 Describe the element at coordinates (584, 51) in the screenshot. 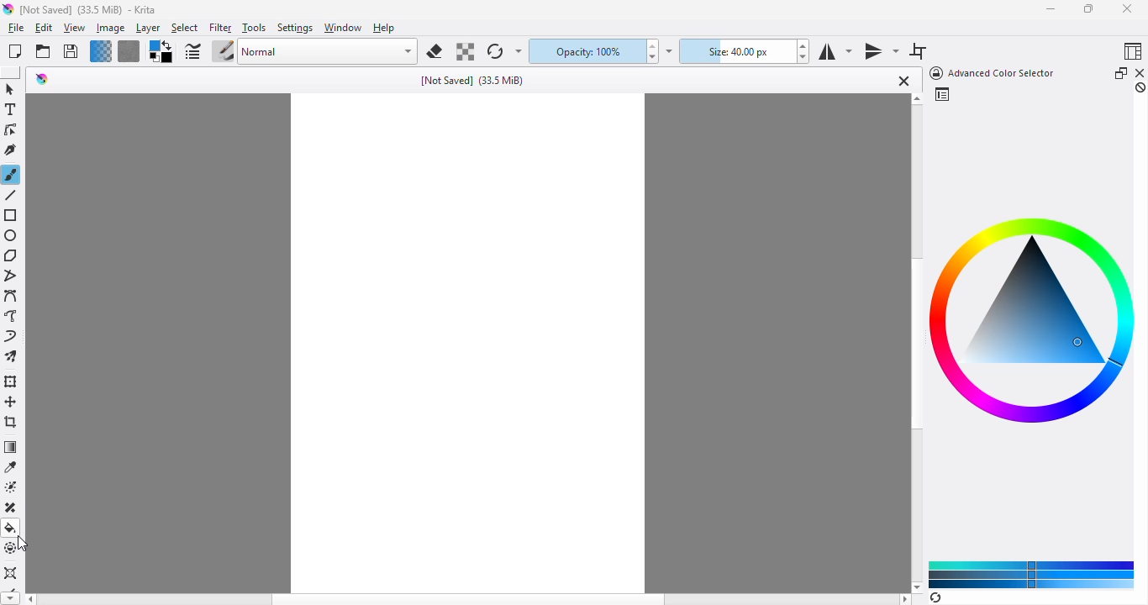

I see `opacity` at that location.